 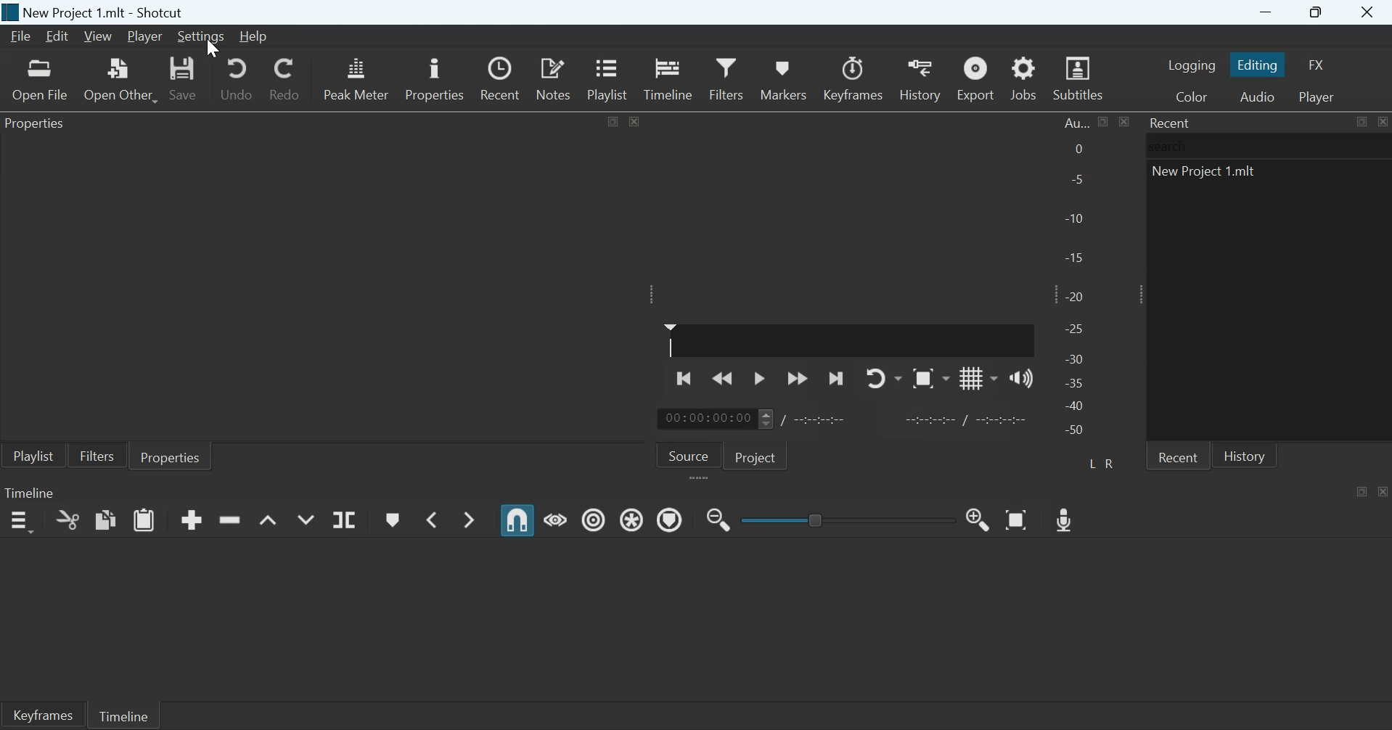 I want to click on Maximize, so click(x=1362, y=491).